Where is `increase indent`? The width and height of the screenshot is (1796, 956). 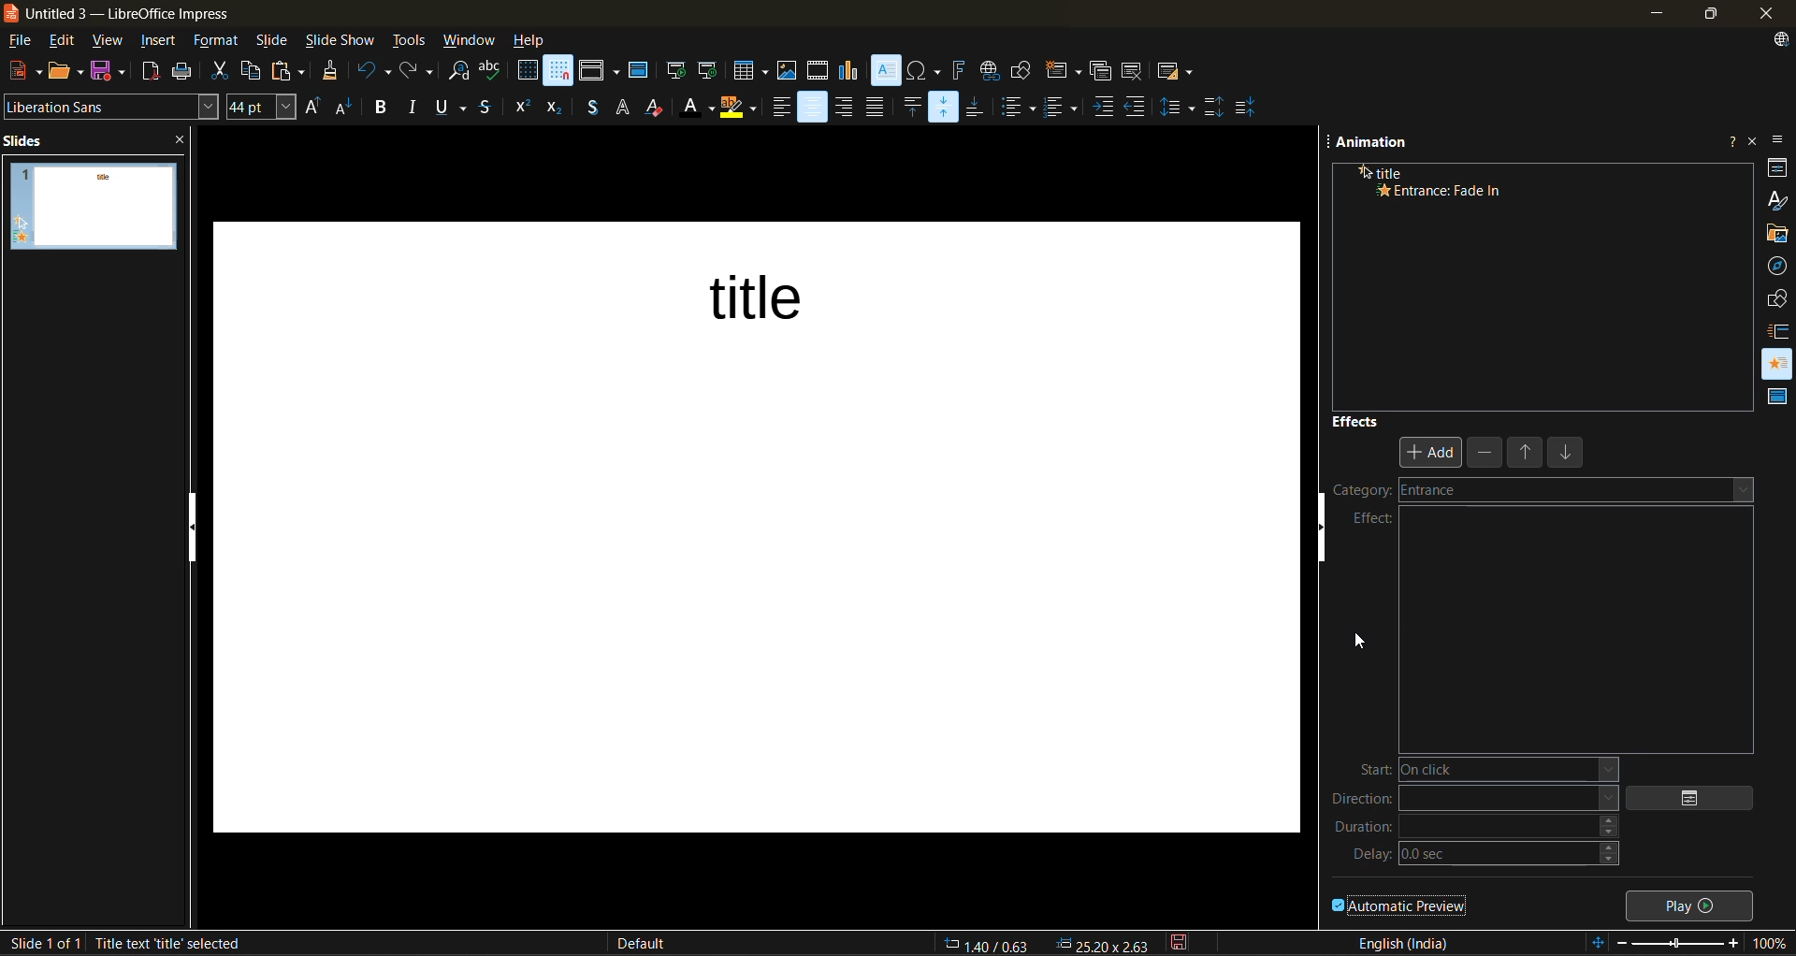 increase indent is located at coordinates (1105, 108).